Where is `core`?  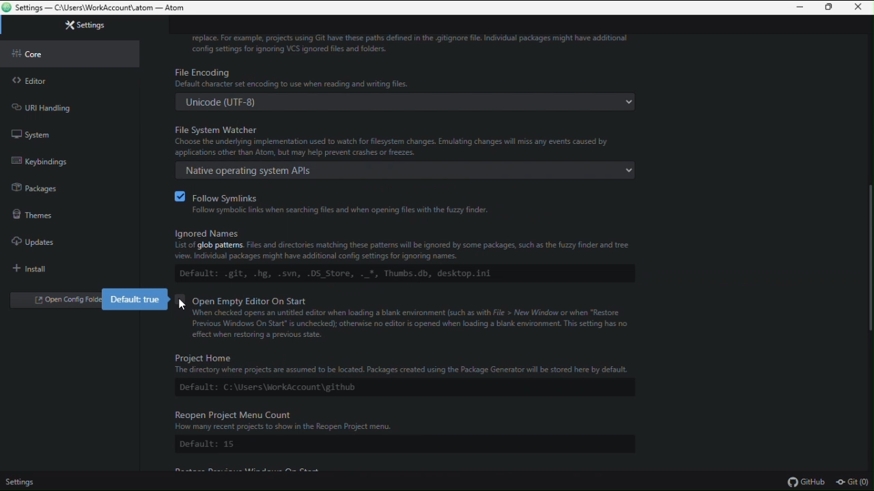 core is located at coordinates (70, 55).